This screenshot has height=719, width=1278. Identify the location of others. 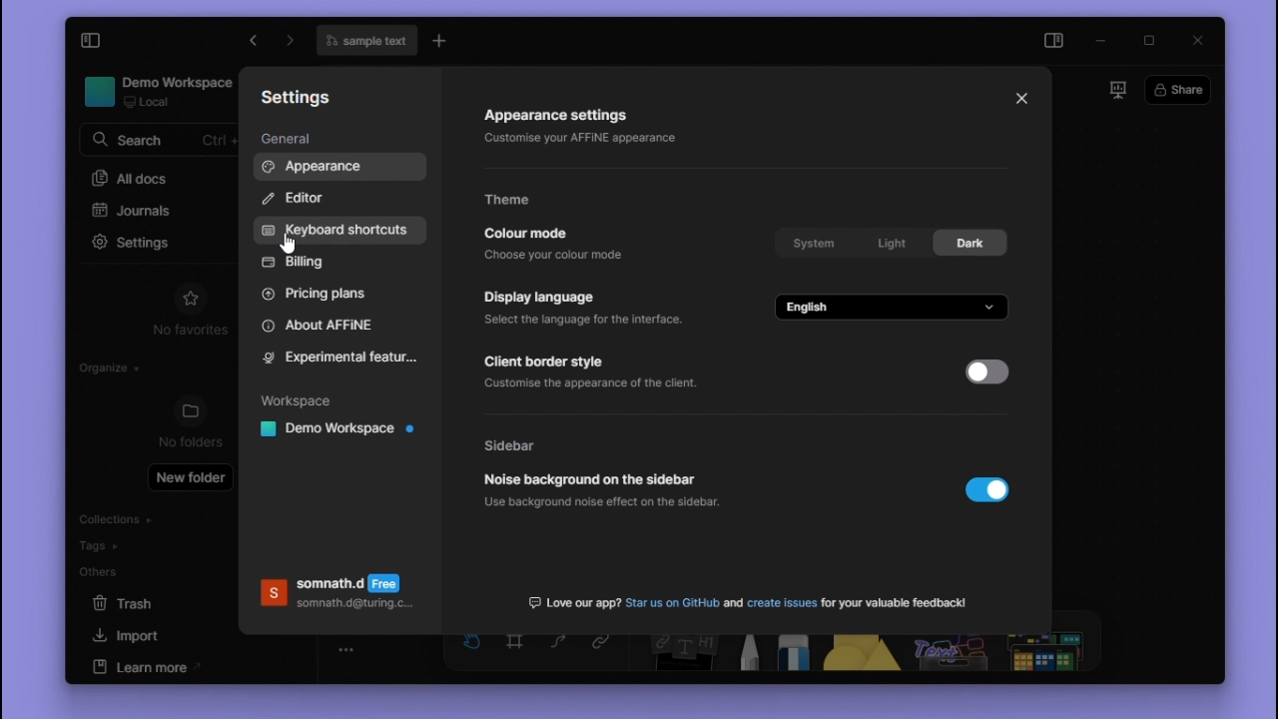
(119, 572).